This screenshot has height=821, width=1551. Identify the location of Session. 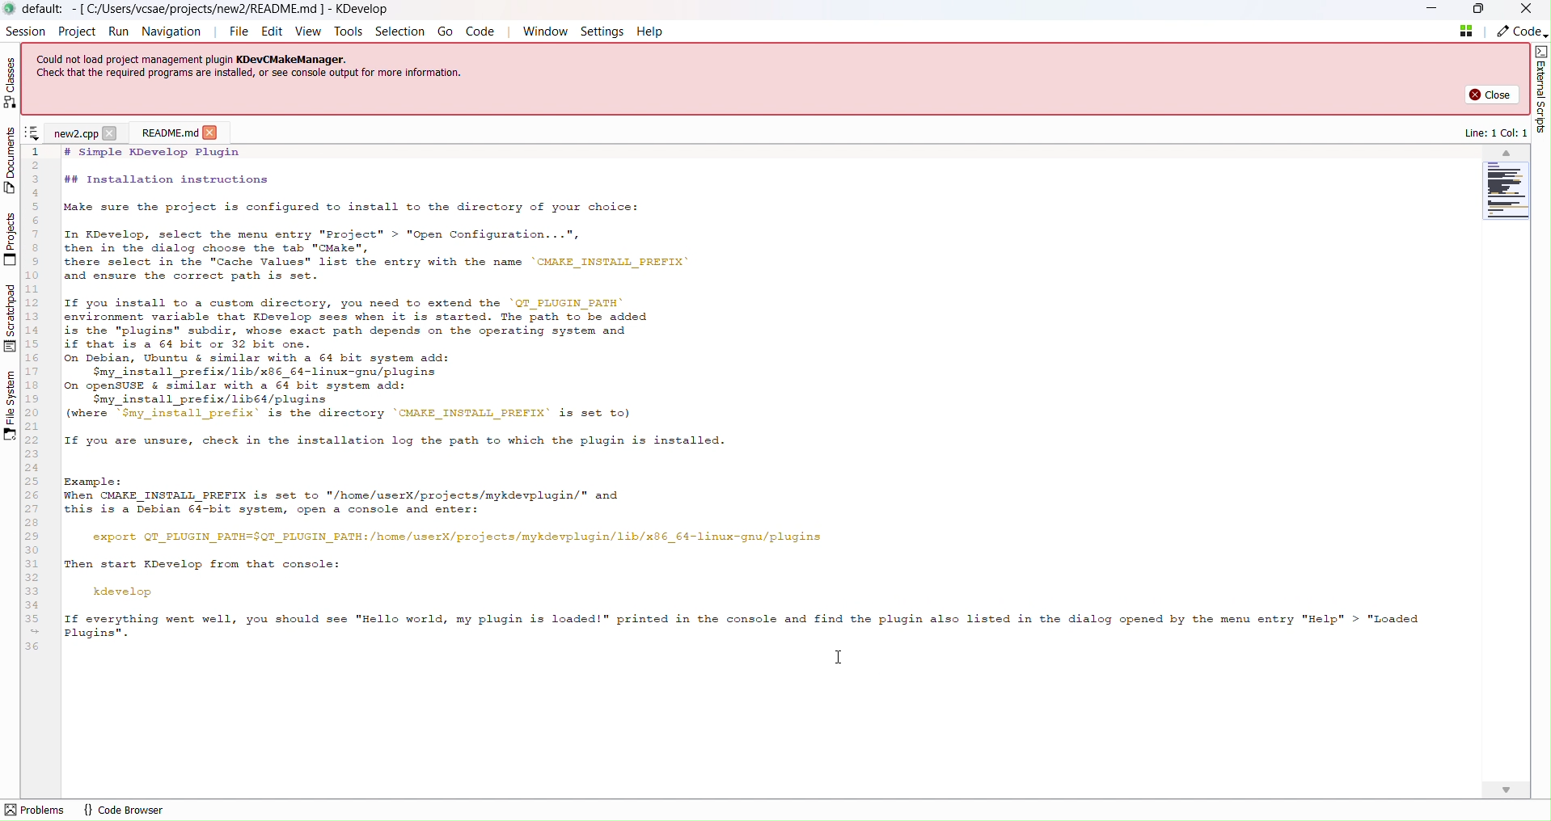
(23, 29).